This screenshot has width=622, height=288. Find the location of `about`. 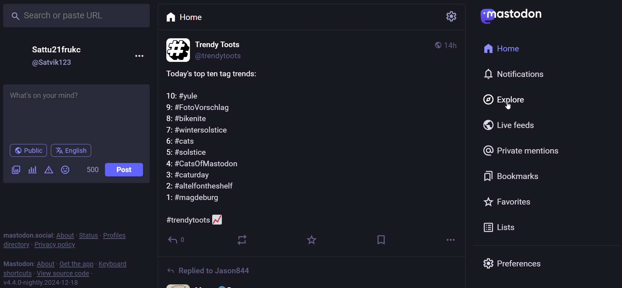

about is located at coordinates (45, 263).